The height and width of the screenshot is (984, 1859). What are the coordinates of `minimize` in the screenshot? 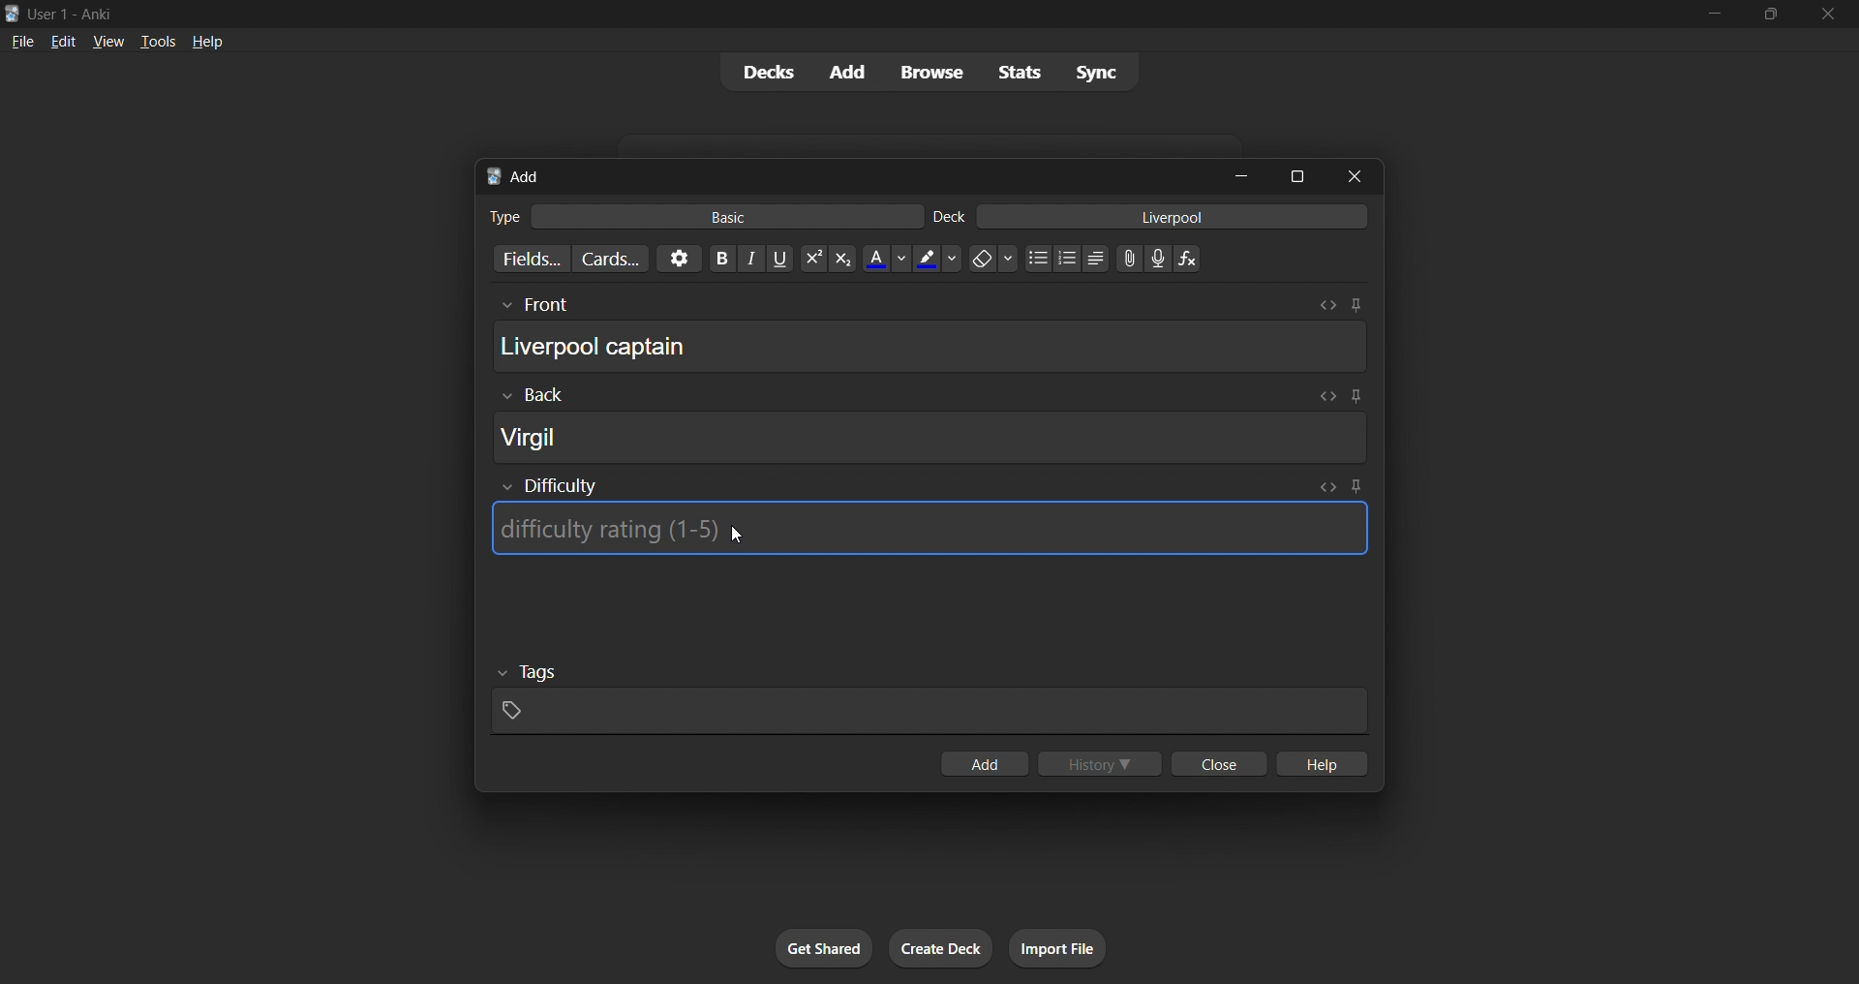 It's located at (1241, 175).